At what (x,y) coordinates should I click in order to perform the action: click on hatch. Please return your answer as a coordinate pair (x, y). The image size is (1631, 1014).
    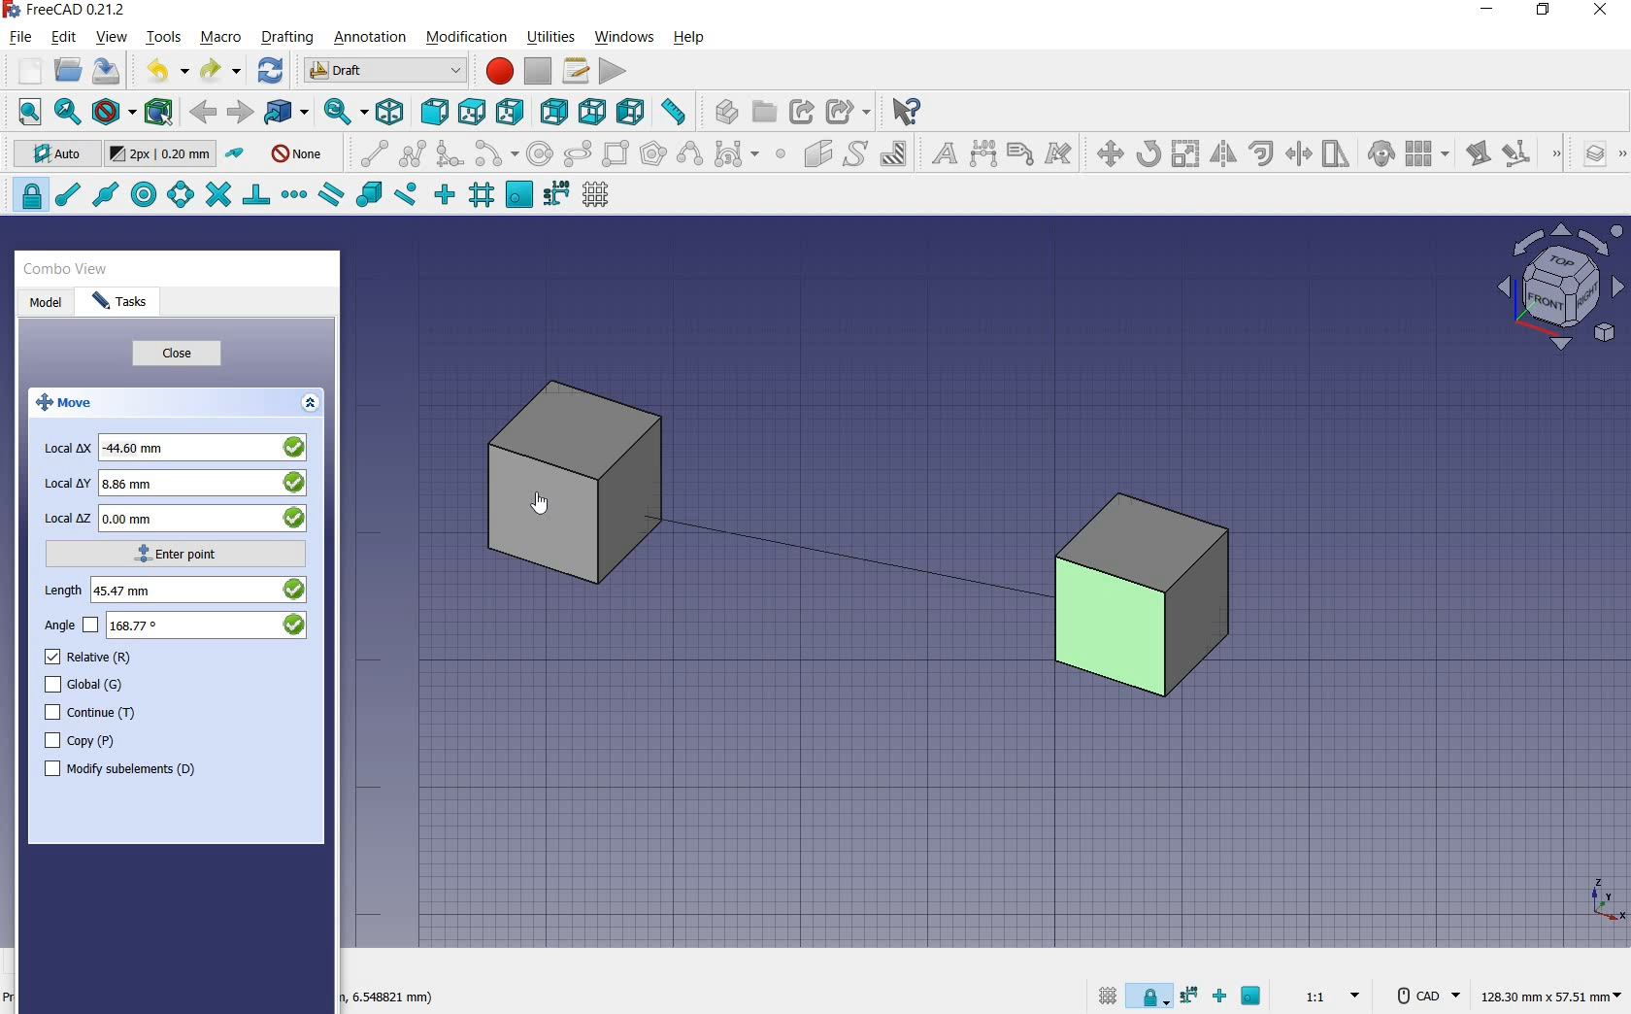
    Looking at the image, I should click on (894, 153).